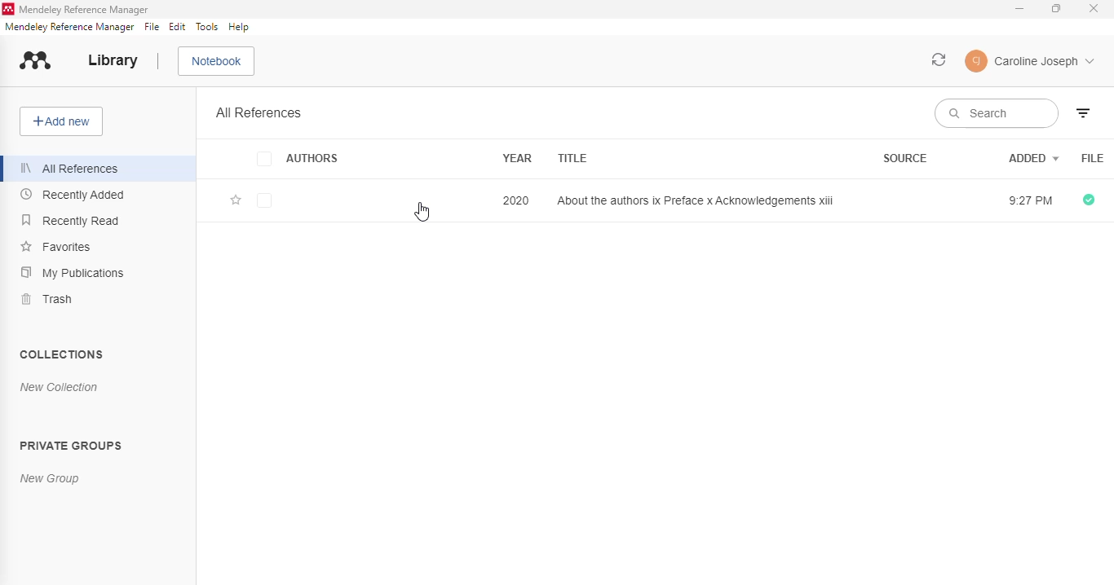 The height and width of the screenshot is (585, 1114). Describe the element at coordinates (1089, 200) in the screenshot. I see `all files downloaded` at that location.